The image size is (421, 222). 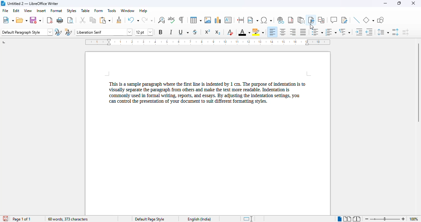 I want to click on redo, so click(x=147, y=20).